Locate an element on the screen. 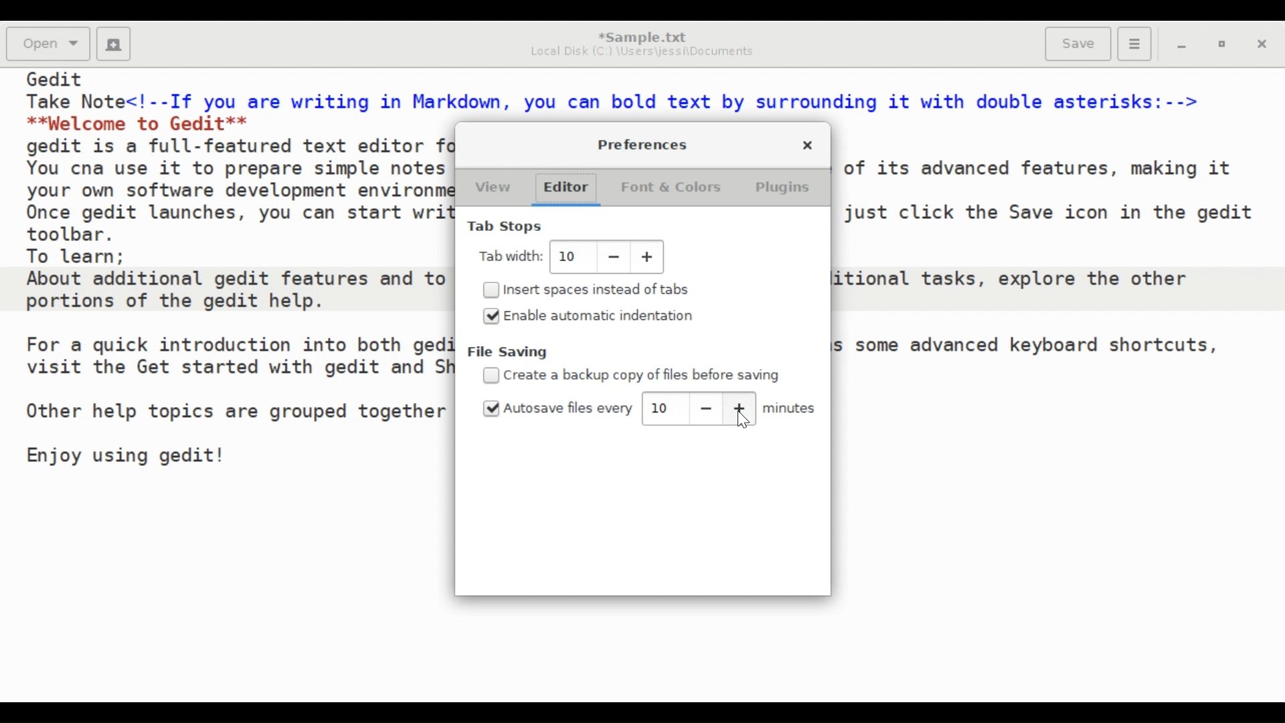  Plugins is located at coordinates (782, 187).